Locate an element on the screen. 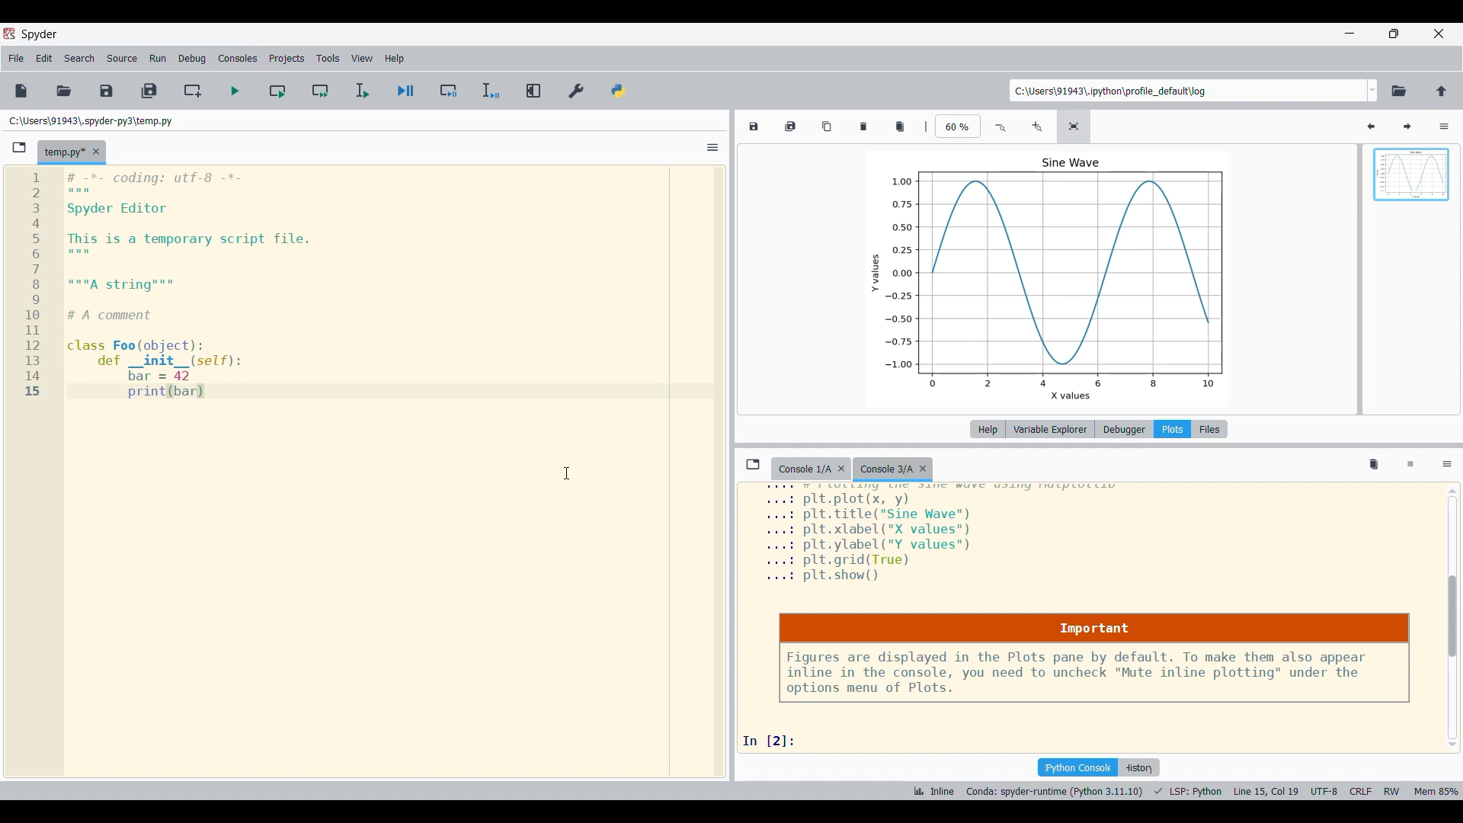 This screenshot has width=1463, height=823. RW is located at coordinates (1391, 789).